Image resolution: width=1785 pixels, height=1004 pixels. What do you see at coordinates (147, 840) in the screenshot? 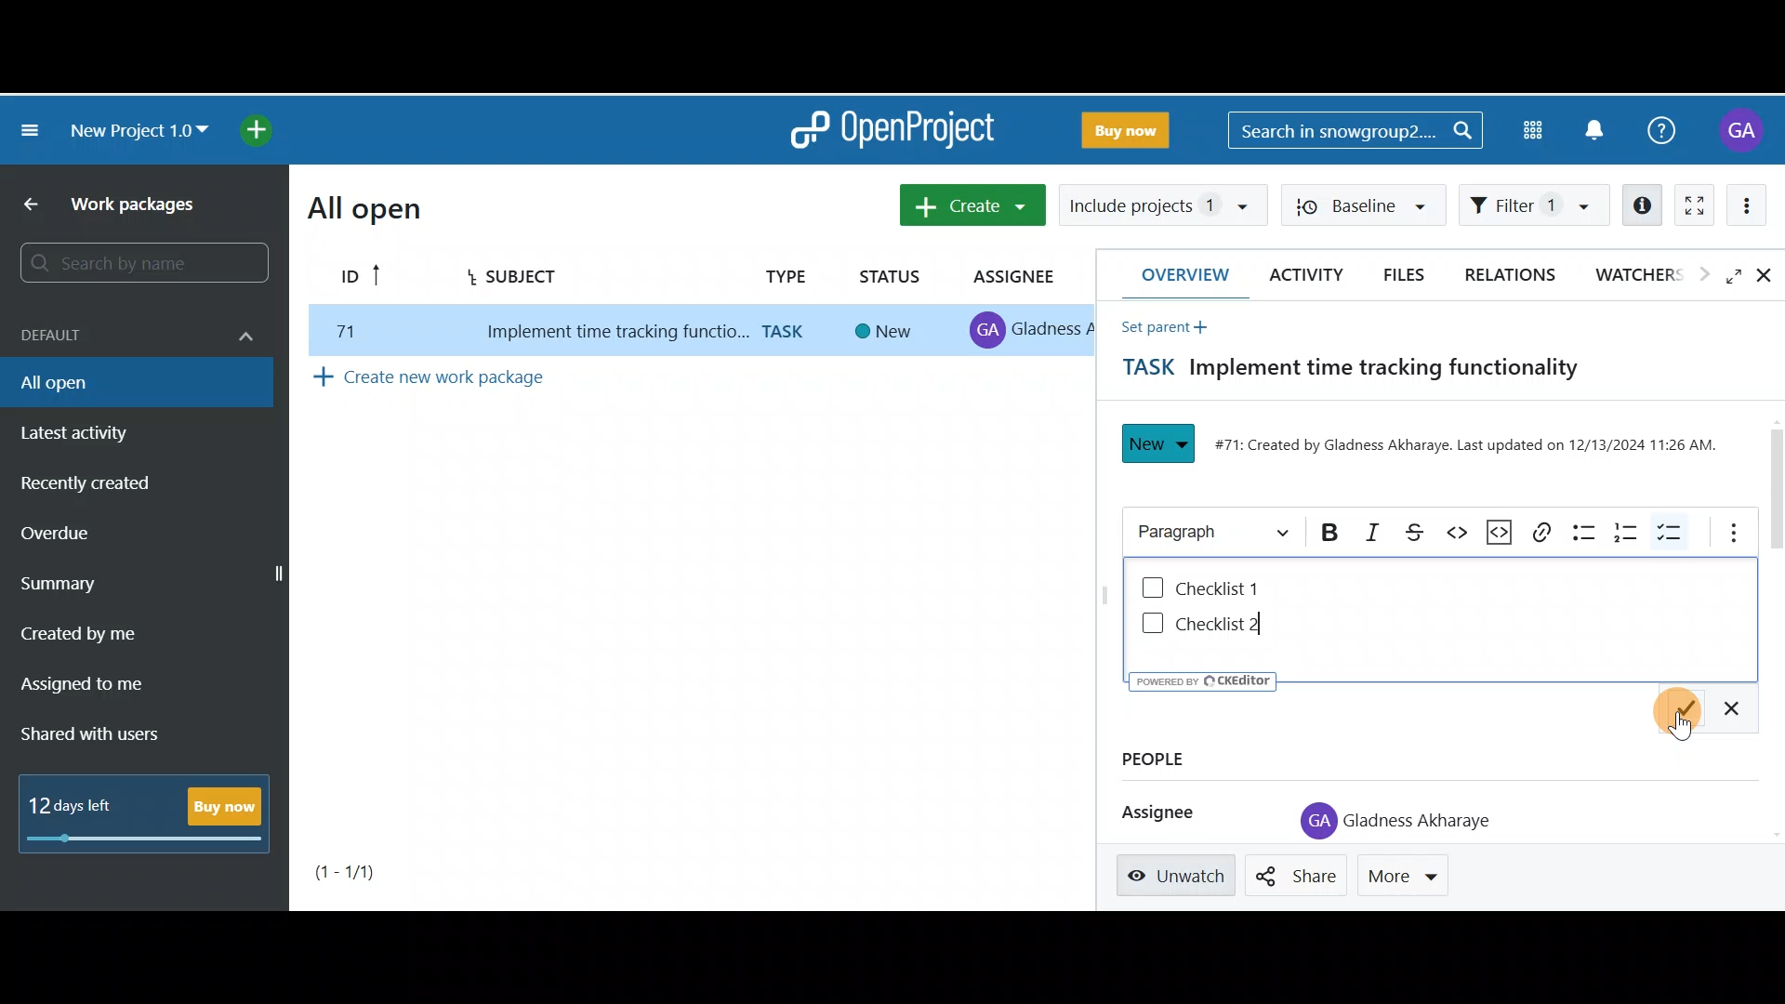
I see `progress bar` at bounding box center [147, 840].